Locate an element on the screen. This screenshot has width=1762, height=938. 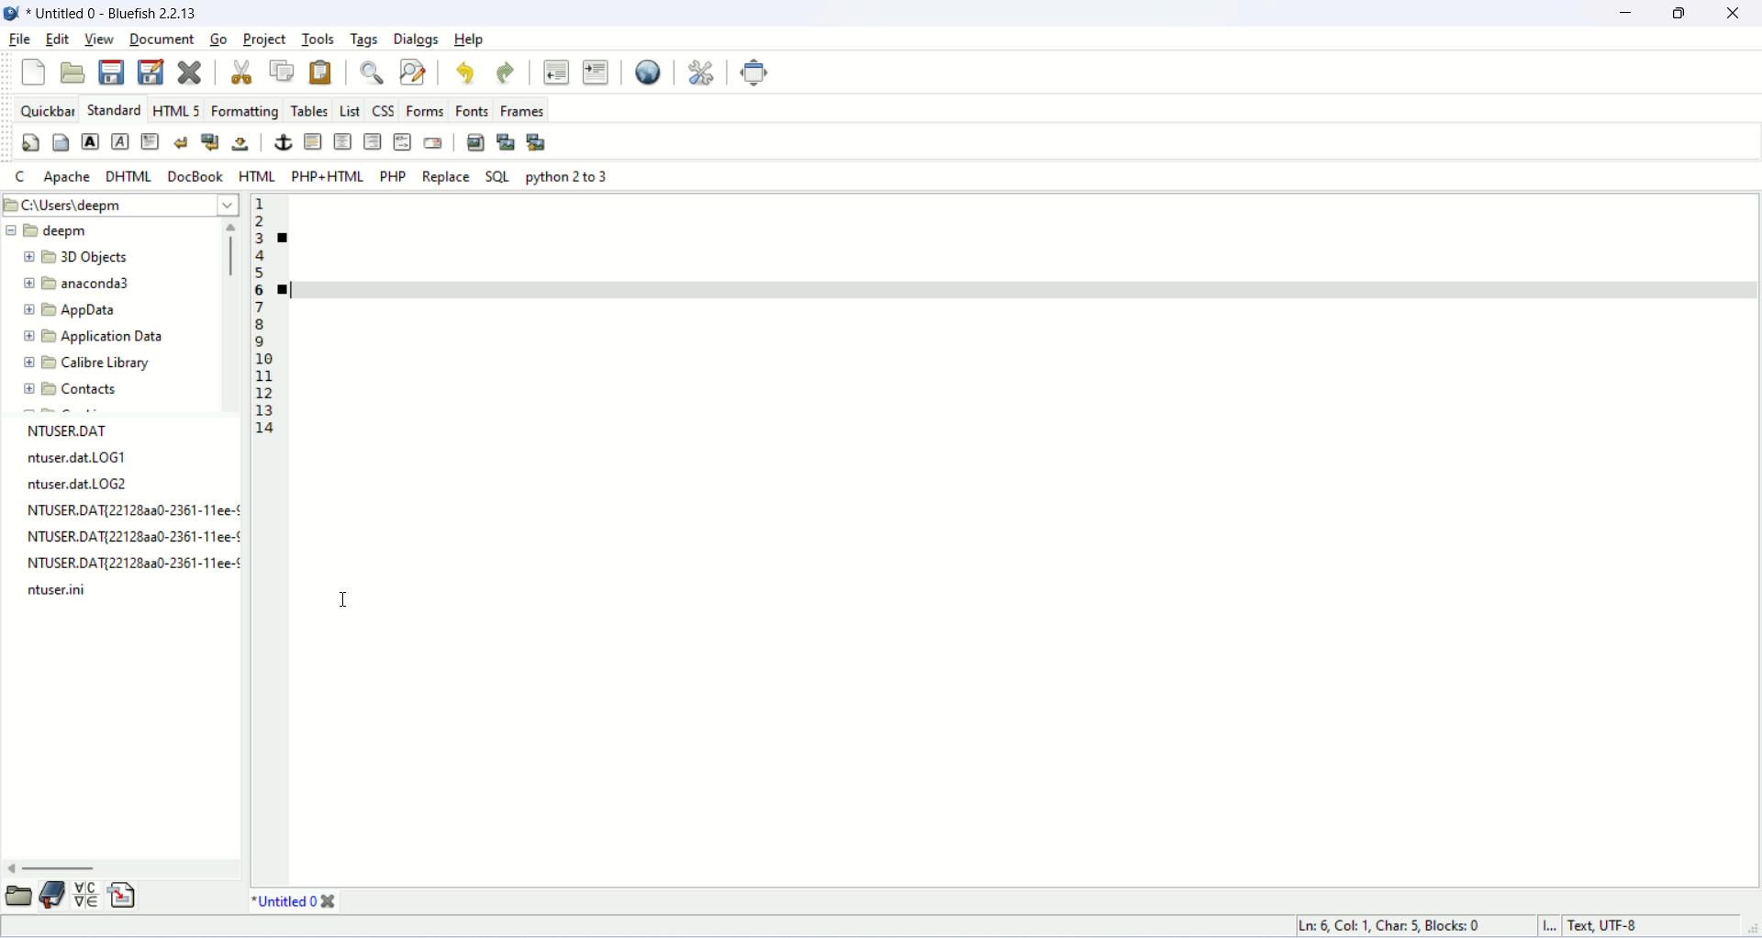
project is located at coordinates (264, 39).